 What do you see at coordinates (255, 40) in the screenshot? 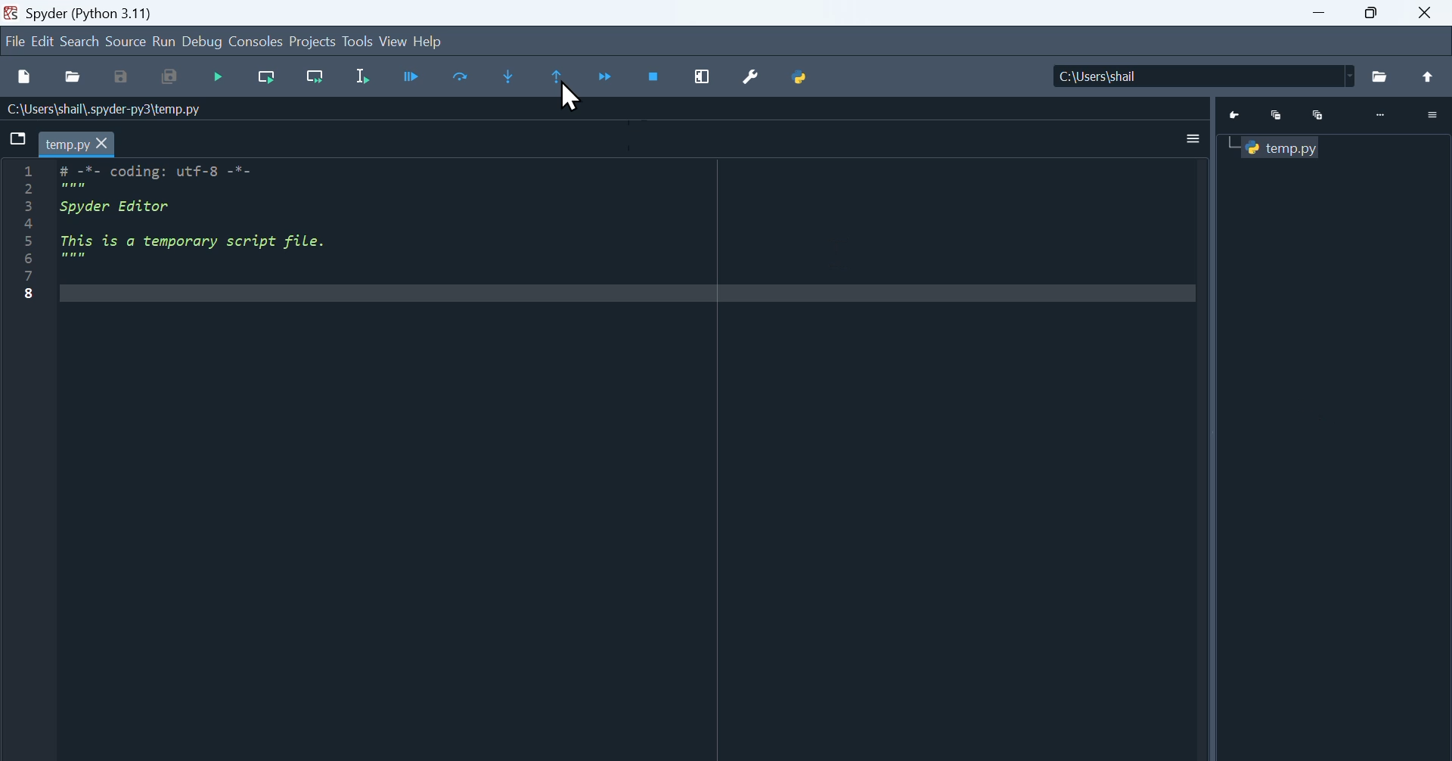
I see `Consoles` at bounding box center [255, 40].